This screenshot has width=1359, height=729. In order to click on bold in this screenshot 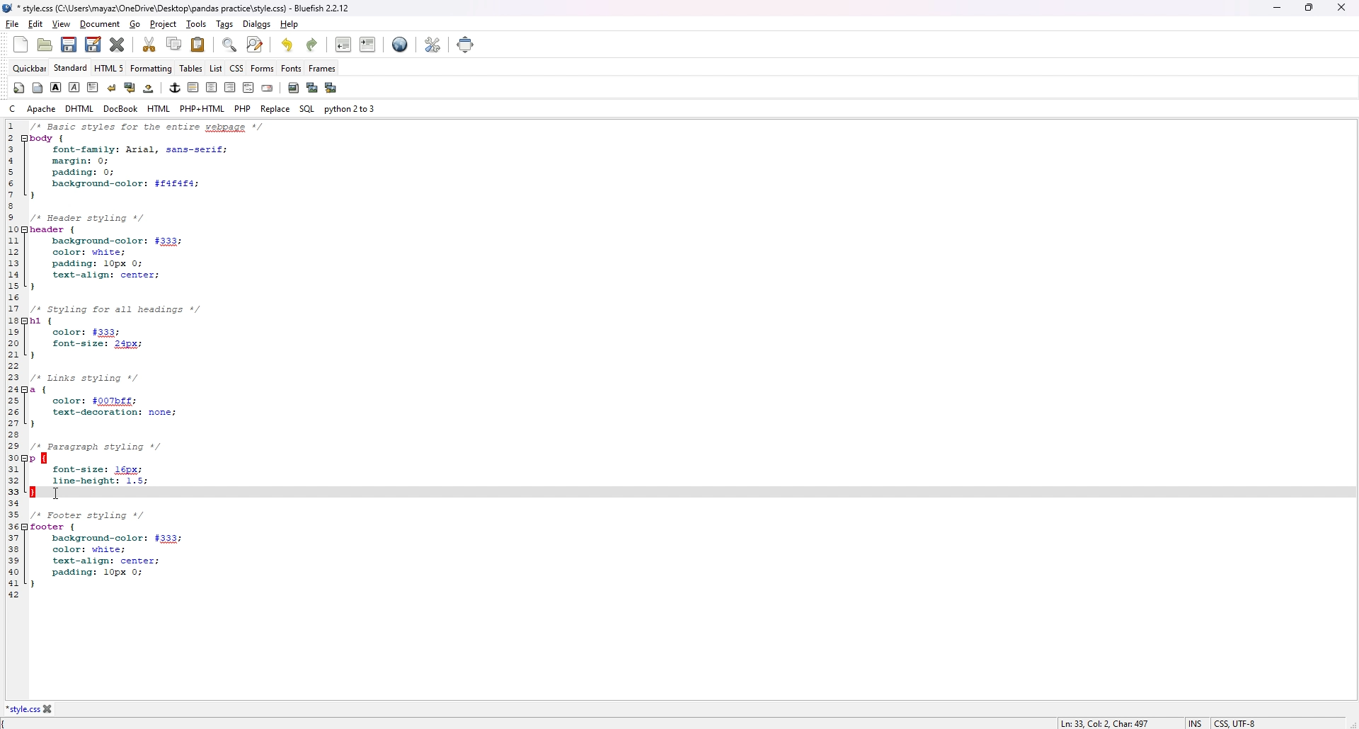, I will do `click(57, 87)`.